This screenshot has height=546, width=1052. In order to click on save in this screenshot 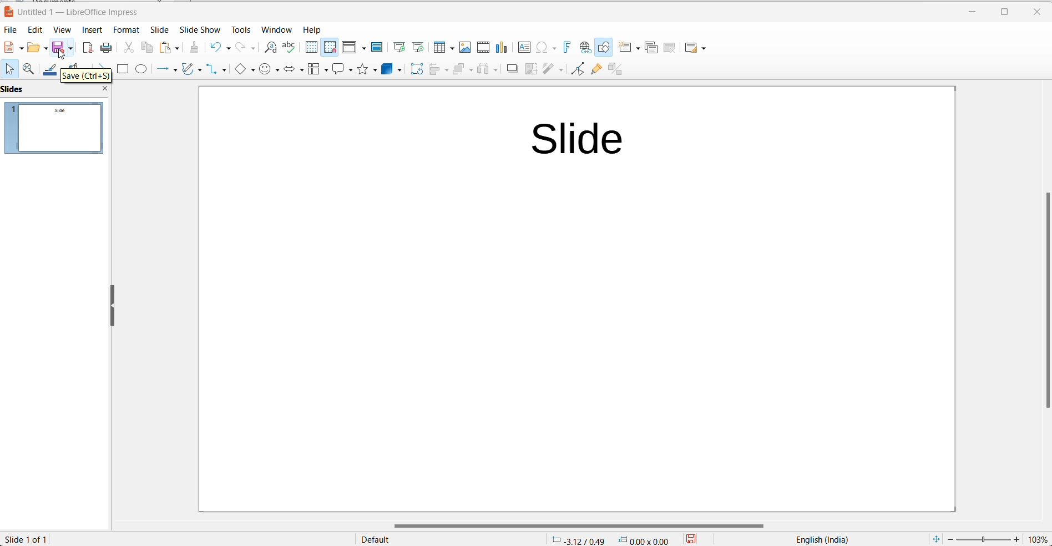, I will do `click(695, 539)`.